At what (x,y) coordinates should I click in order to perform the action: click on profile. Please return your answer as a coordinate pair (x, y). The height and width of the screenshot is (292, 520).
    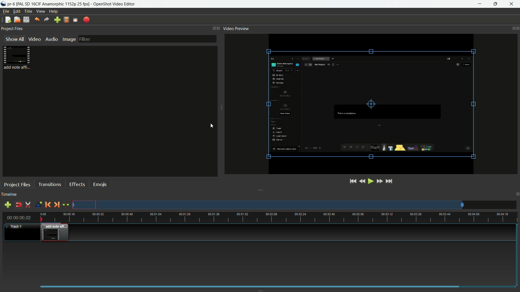
    Looking at the image, I should click on (66, 20).